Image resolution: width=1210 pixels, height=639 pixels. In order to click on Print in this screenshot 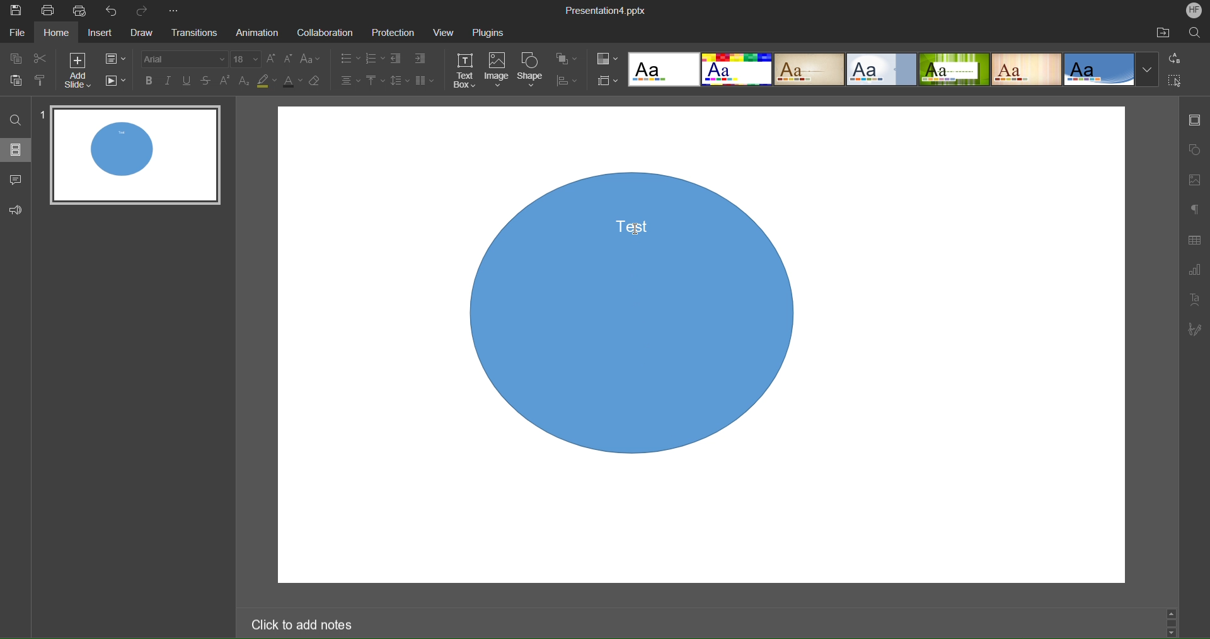, I will do `click(52, 12)`.